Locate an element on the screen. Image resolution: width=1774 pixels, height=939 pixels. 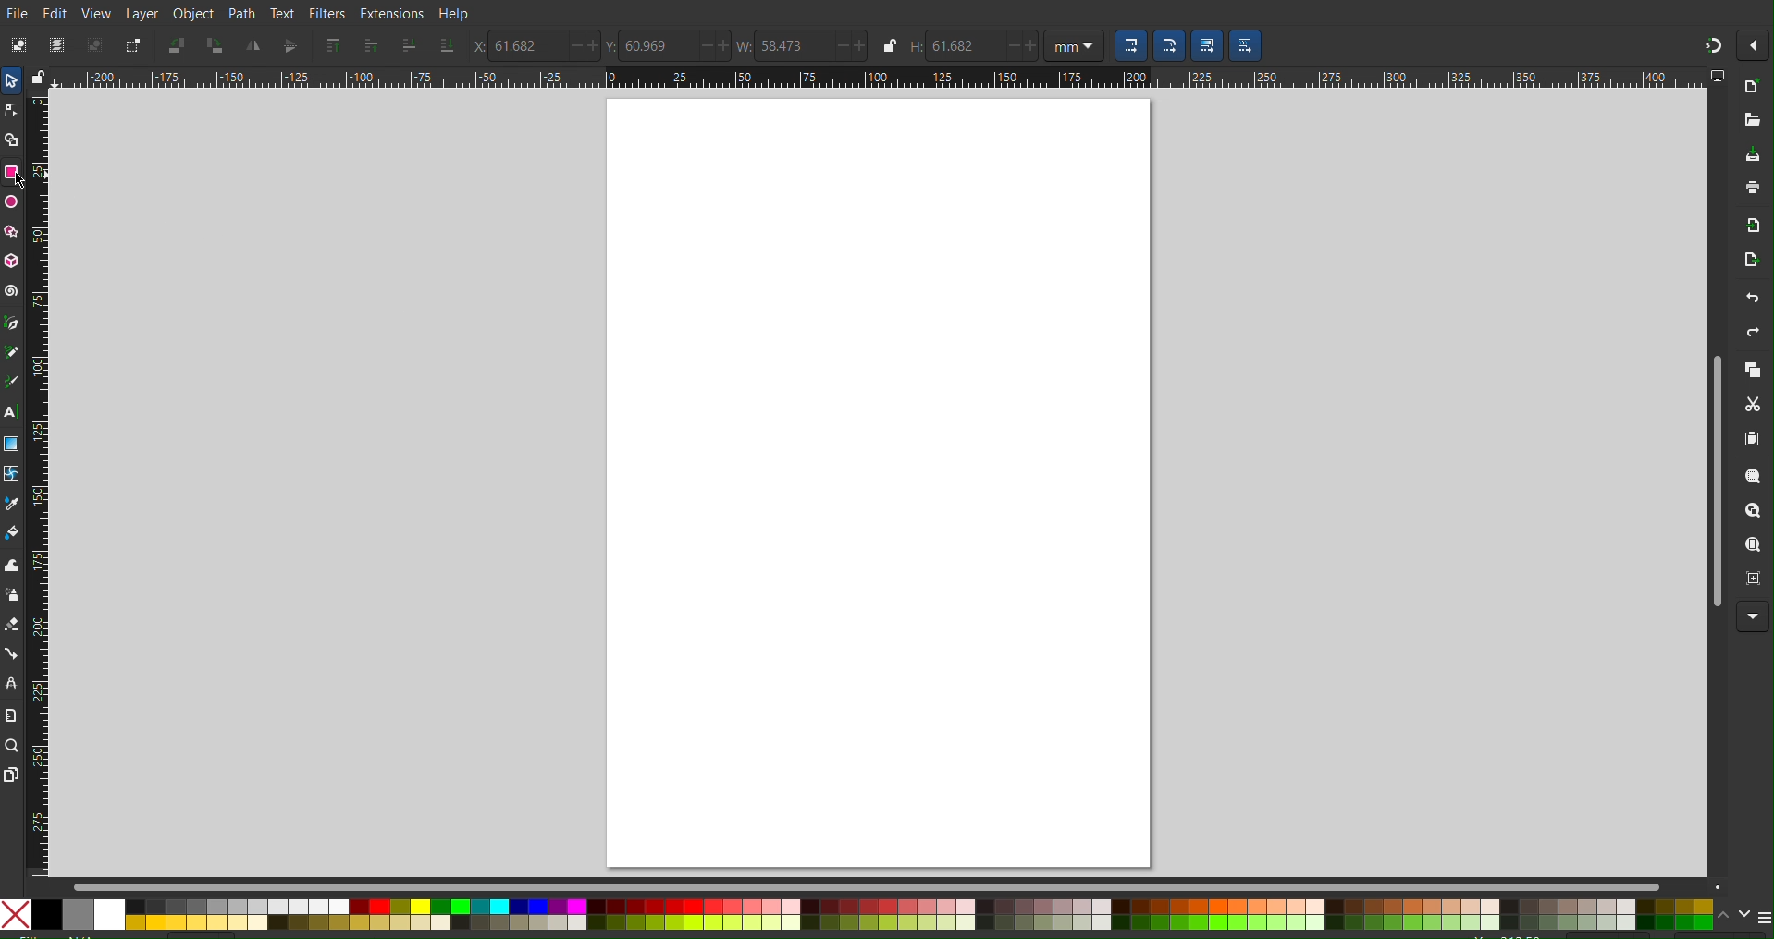
Copy is located at coordinates (1754, 372).